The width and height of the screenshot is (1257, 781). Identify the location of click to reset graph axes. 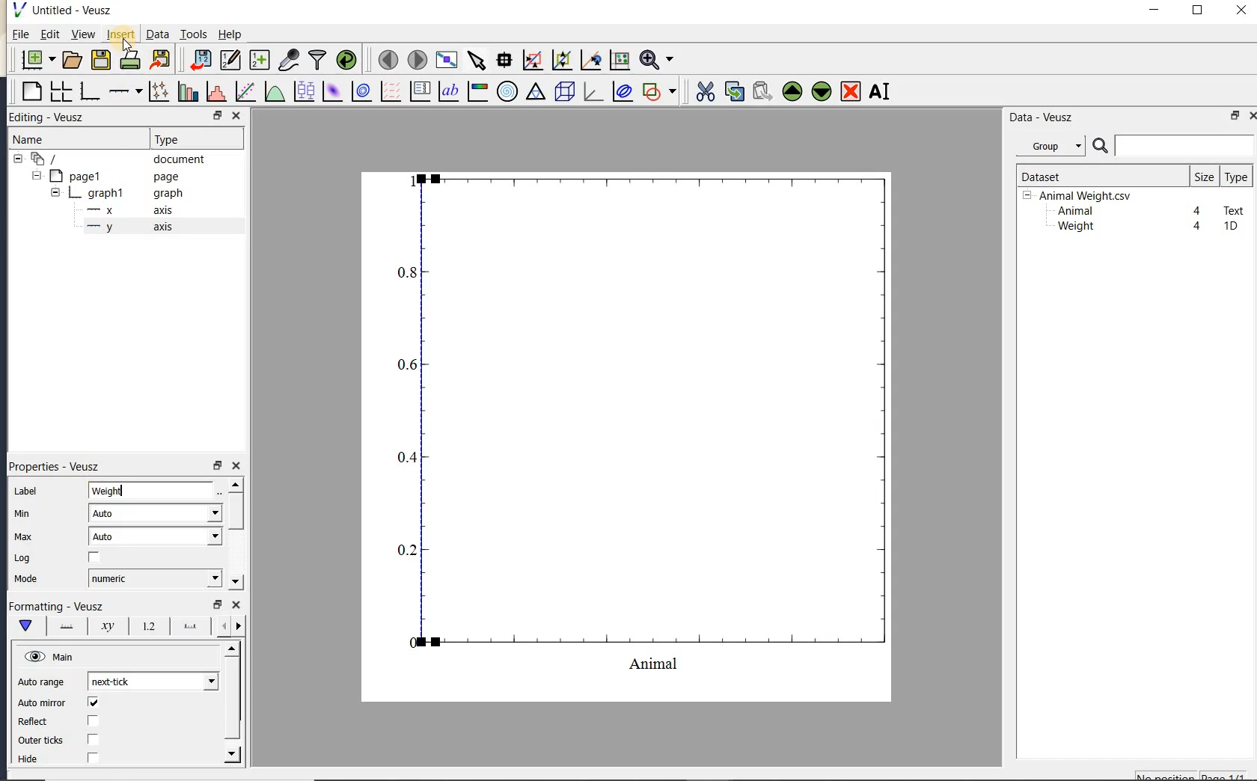
(620, 61).